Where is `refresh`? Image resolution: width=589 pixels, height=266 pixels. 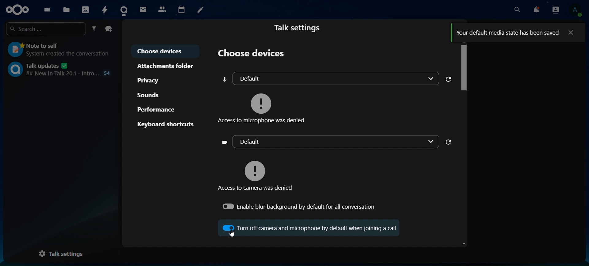
refresh is located at coordinates (451, 142).